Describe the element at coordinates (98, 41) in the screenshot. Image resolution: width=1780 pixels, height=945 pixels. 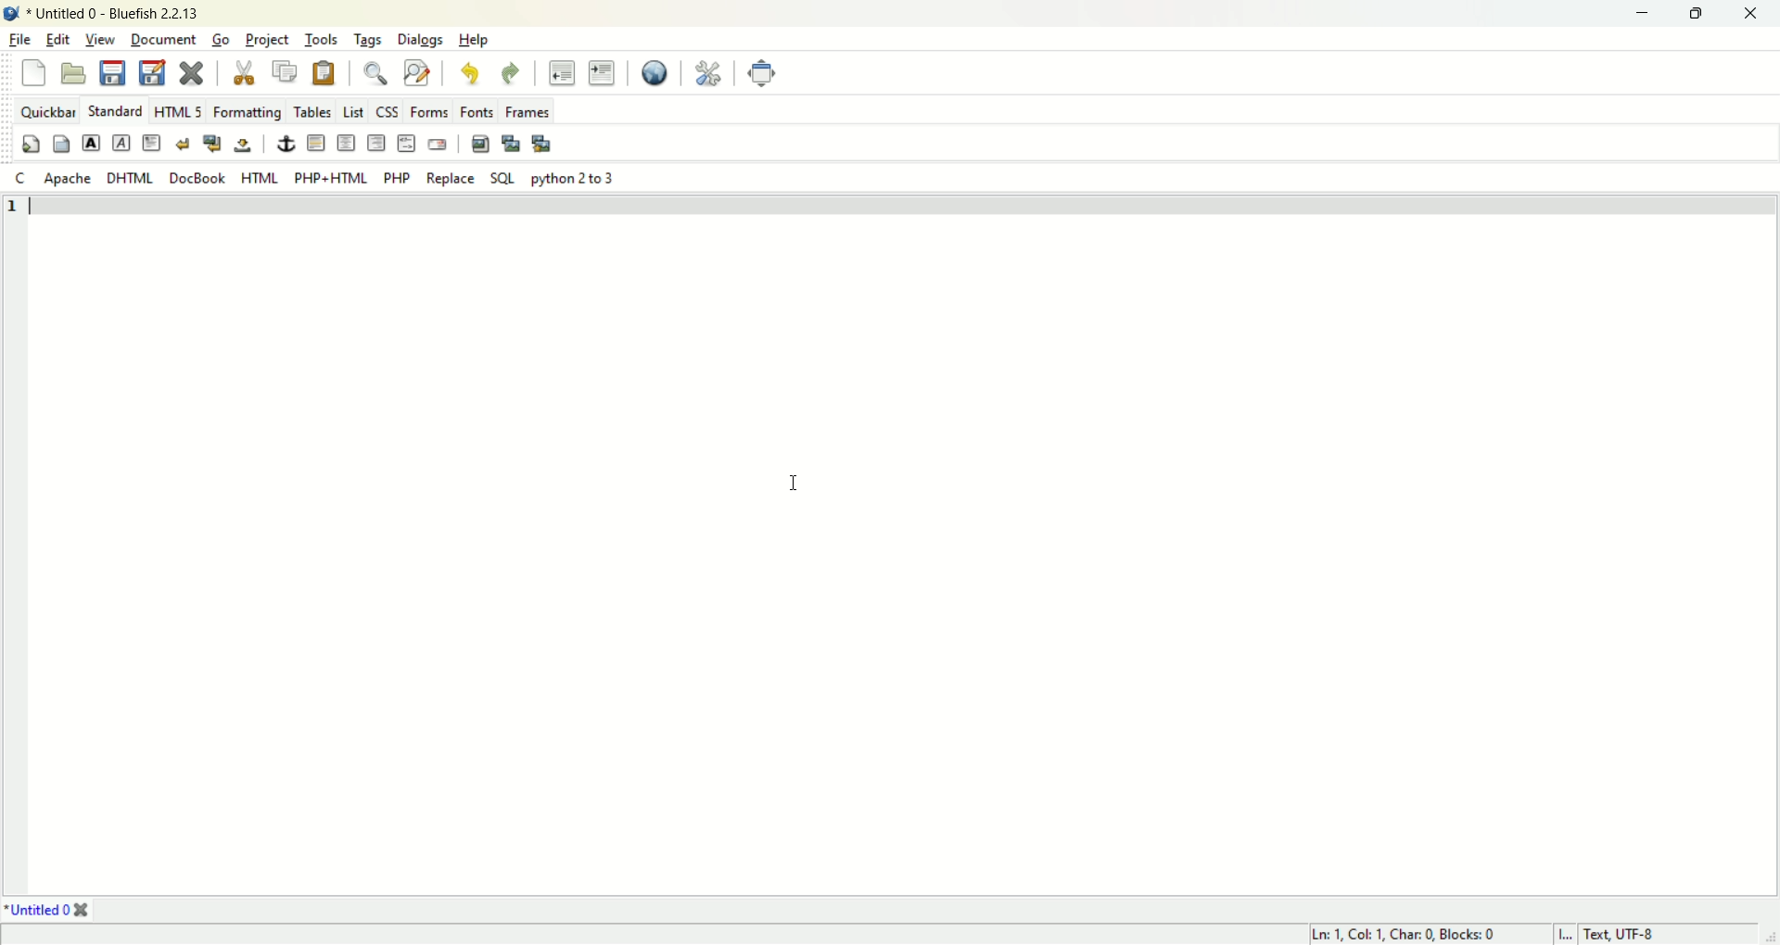
I see `view` at that location.